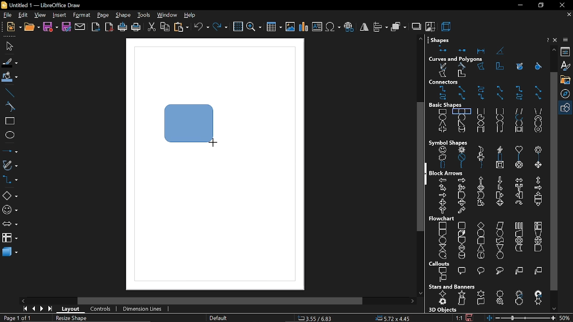 This screenshot has height=322, width=573. What do you see at coordinates (486, 241) in the screenshot?
I see `flowchart` at bounding box center [486, 241].